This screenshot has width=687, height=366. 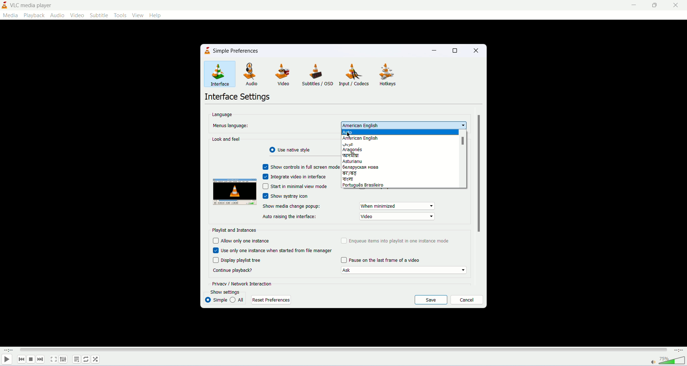 What do you see at coordinates (433, 51) in the screenshot?
I see `minimize` at bounding box center [433, 51].